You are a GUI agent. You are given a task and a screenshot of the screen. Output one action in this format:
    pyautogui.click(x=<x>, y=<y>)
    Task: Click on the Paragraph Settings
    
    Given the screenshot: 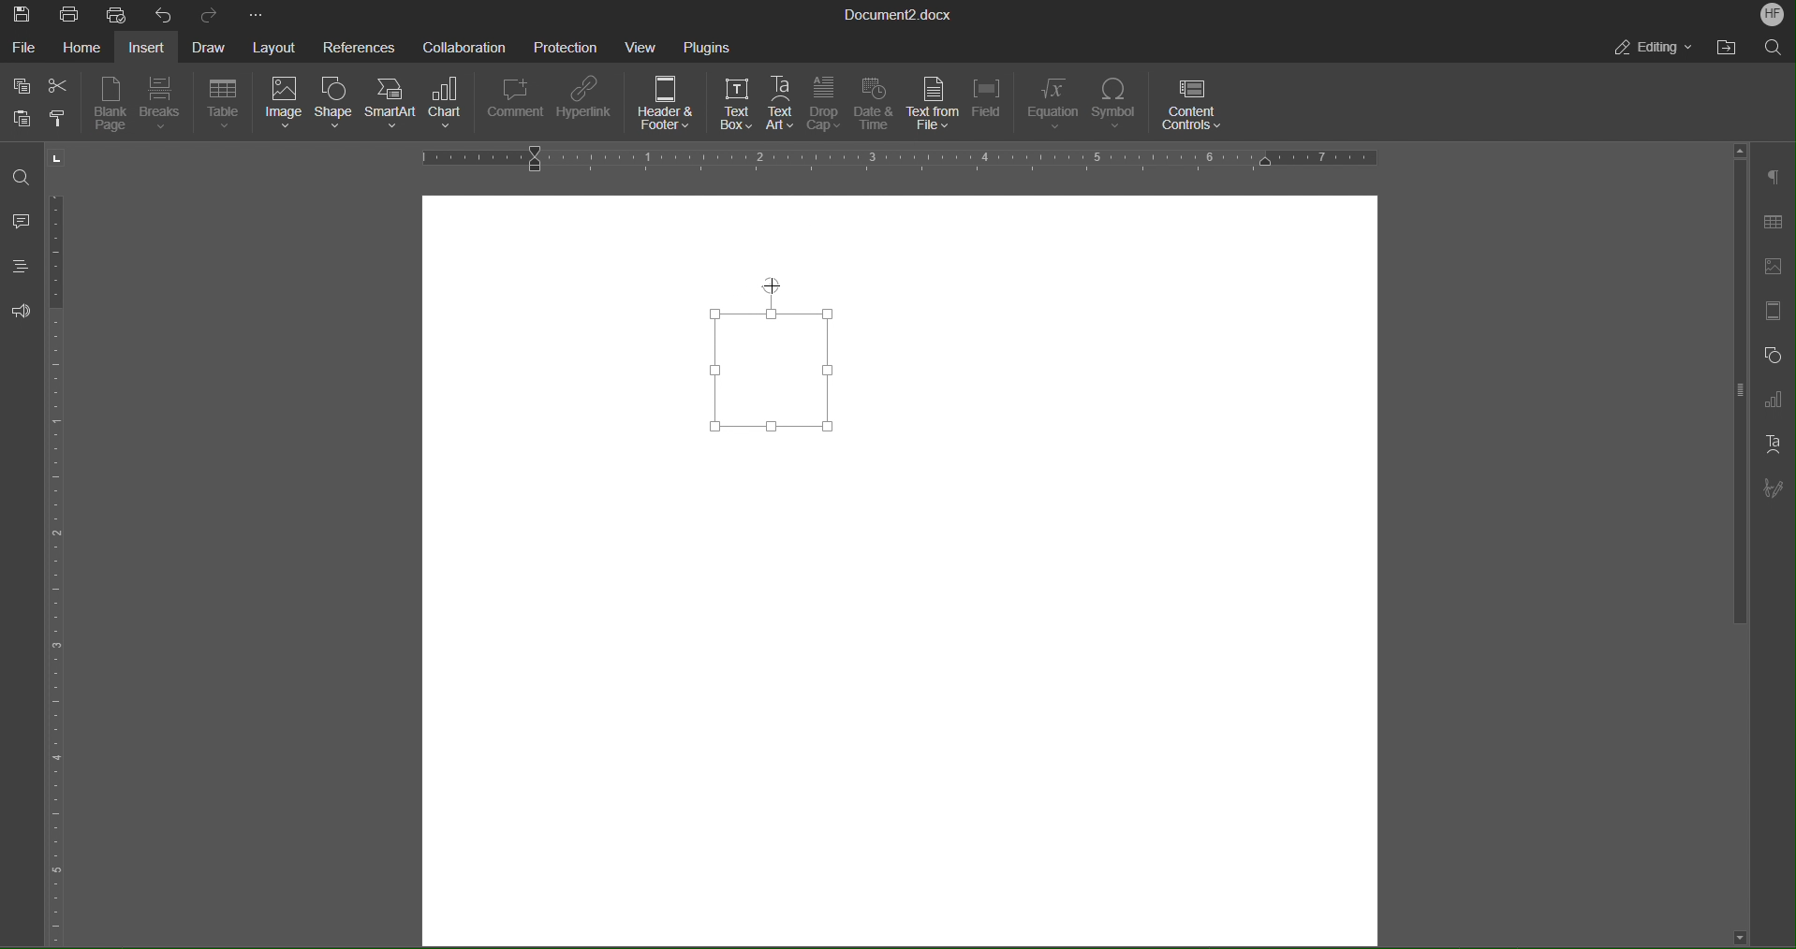 What is the action you would take?
    pyautogui.click(x=1774, y=178)
    